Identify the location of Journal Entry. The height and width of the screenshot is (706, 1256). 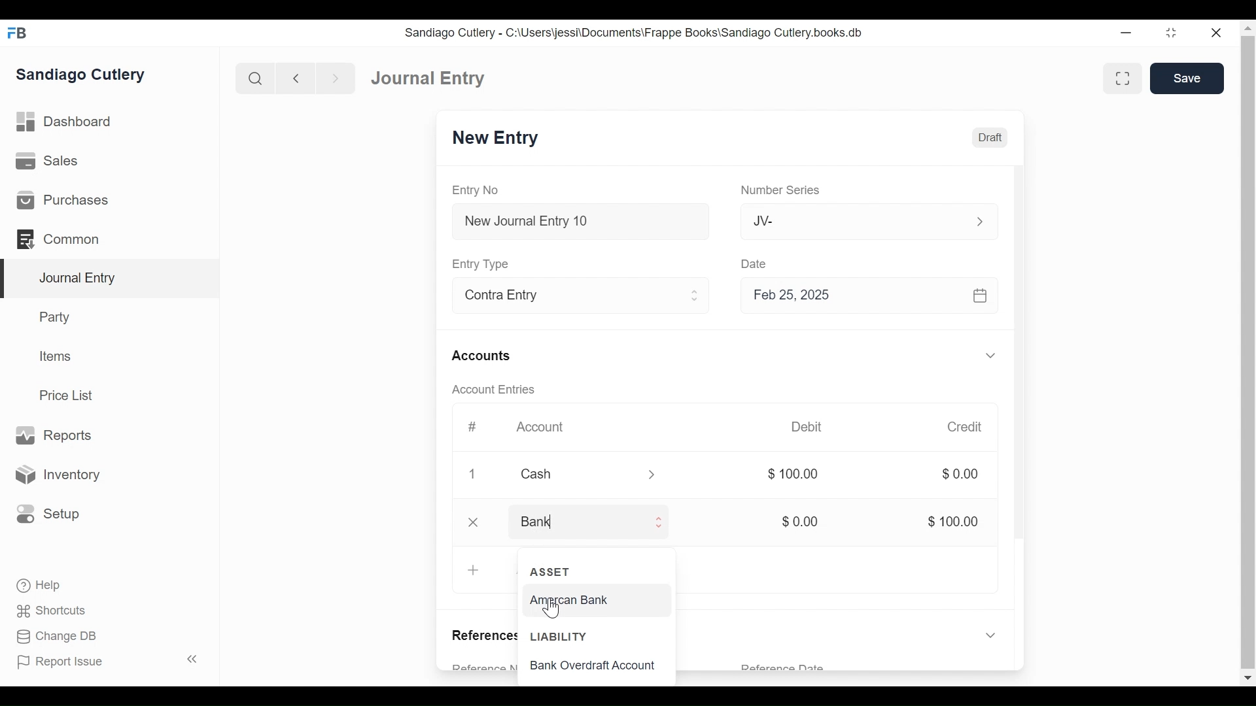
(111, 278).